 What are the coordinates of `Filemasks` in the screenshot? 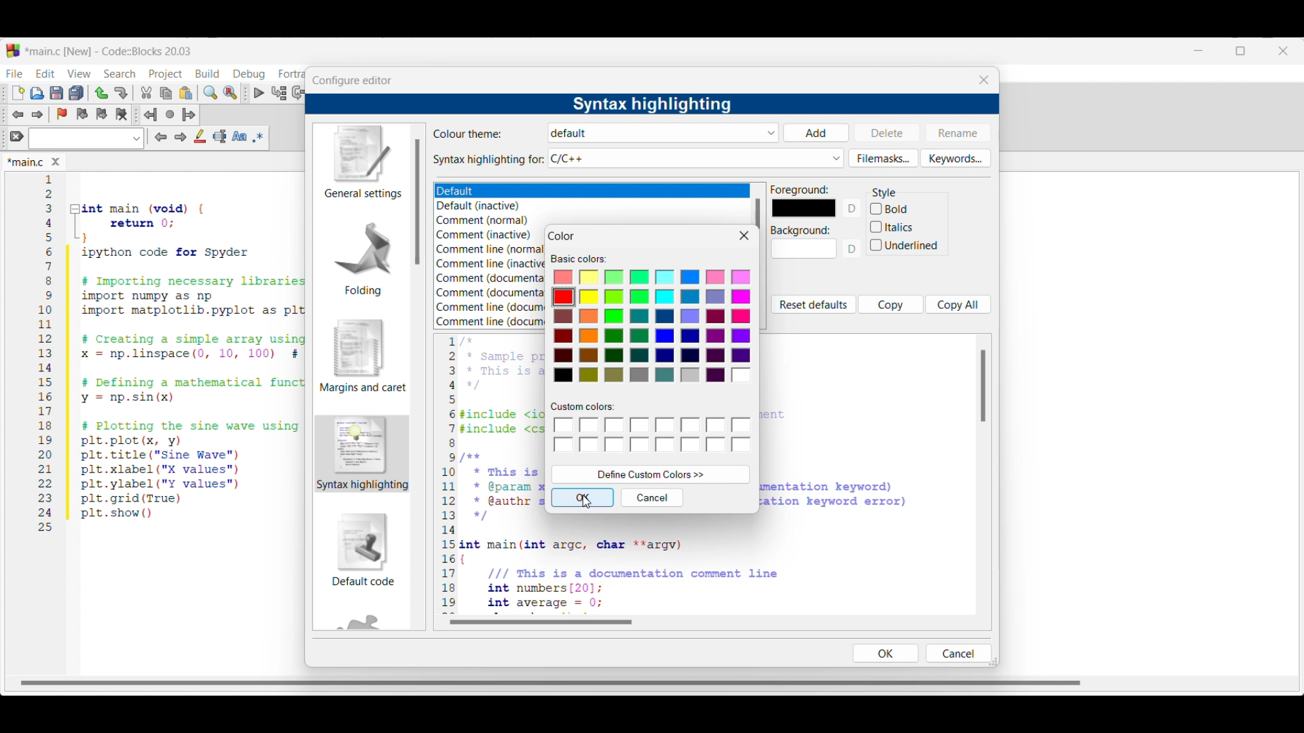 It's located at (884, 158).